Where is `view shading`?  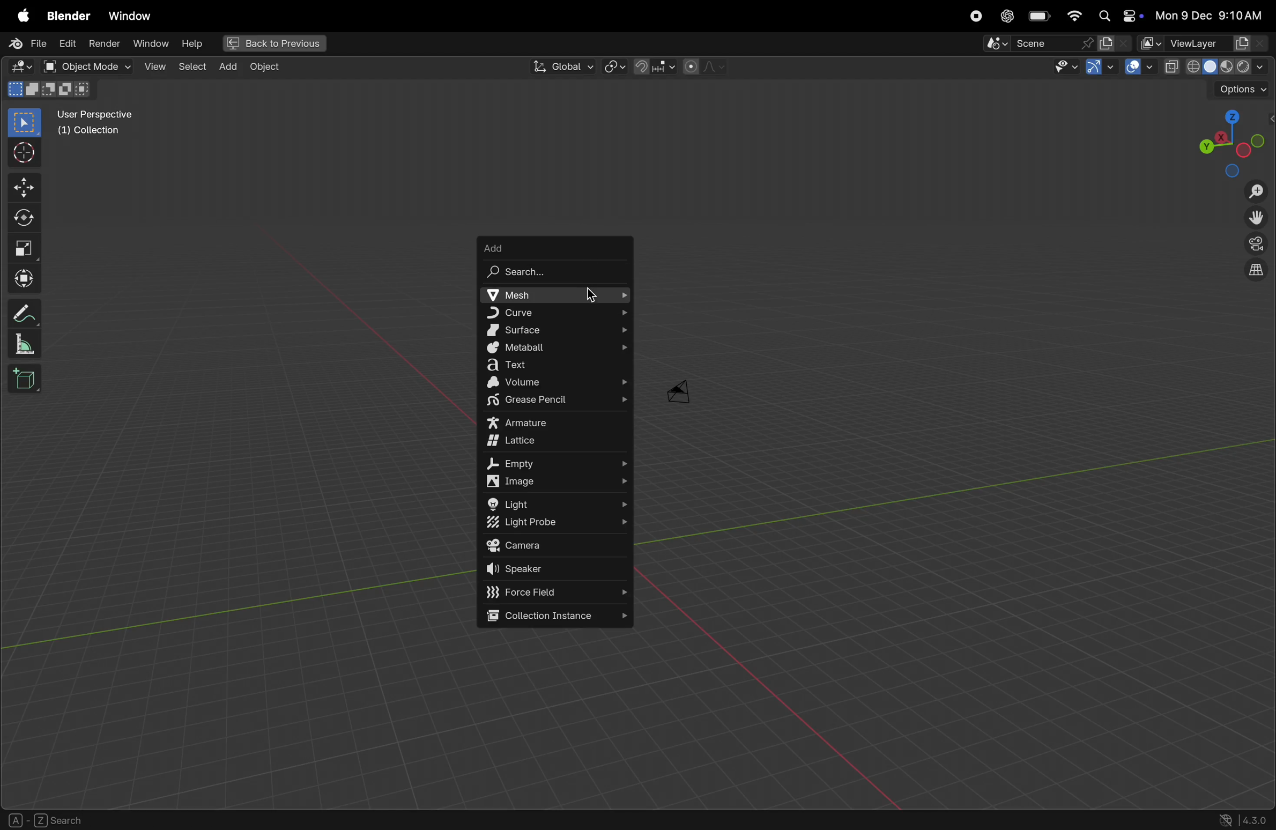
view shading is located at coordinates (1230, 65).